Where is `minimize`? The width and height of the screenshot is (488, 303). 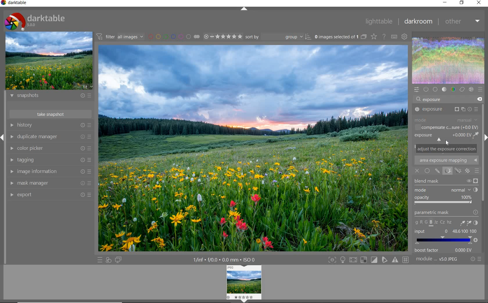 minimize is located at coordinates (445, 3).